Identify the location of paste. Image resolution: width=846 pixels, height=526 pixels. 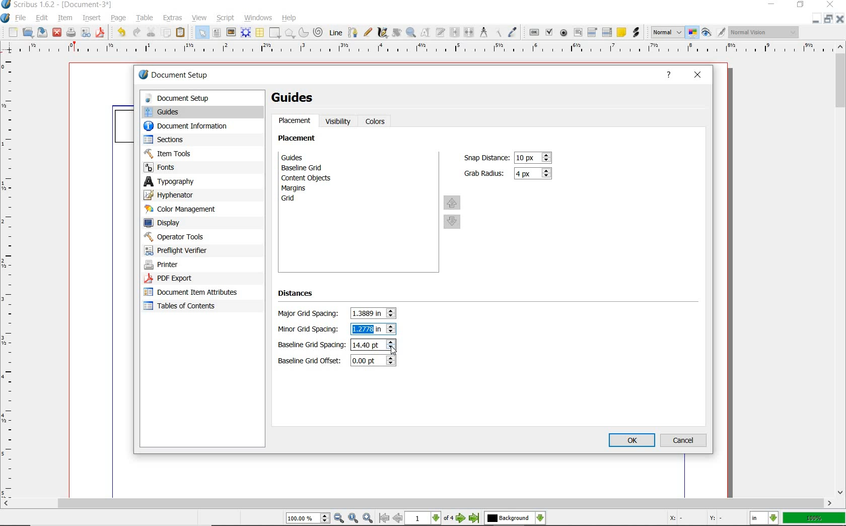
(182, 33).